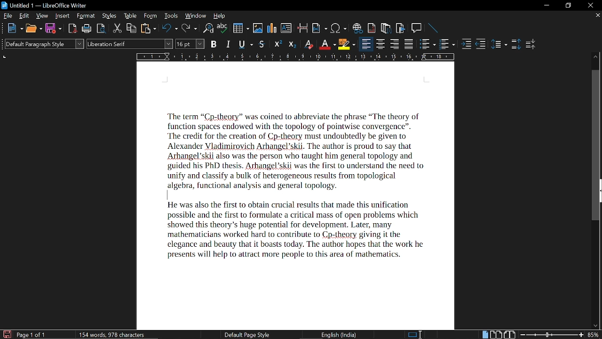  I want to click on The term “Cp-thepry” was coined to abbreviate the phrase “The theory of
function spaces endowed with the topology of pointwise convergence”.
“The credit for the creation of Cp-theory must undoubtedly be given to
Alexander Vladimirovich Arhangel’skii. The author is proud to say that
Arhangel’skii also was the person who taught him general topology and
guided his PhD thesis. Arhangel’skii was the first to understand the need to
unify and classify a bulk of heterogeneous results from topological
algebra, functional analysis and general topology., so click(301, 150).